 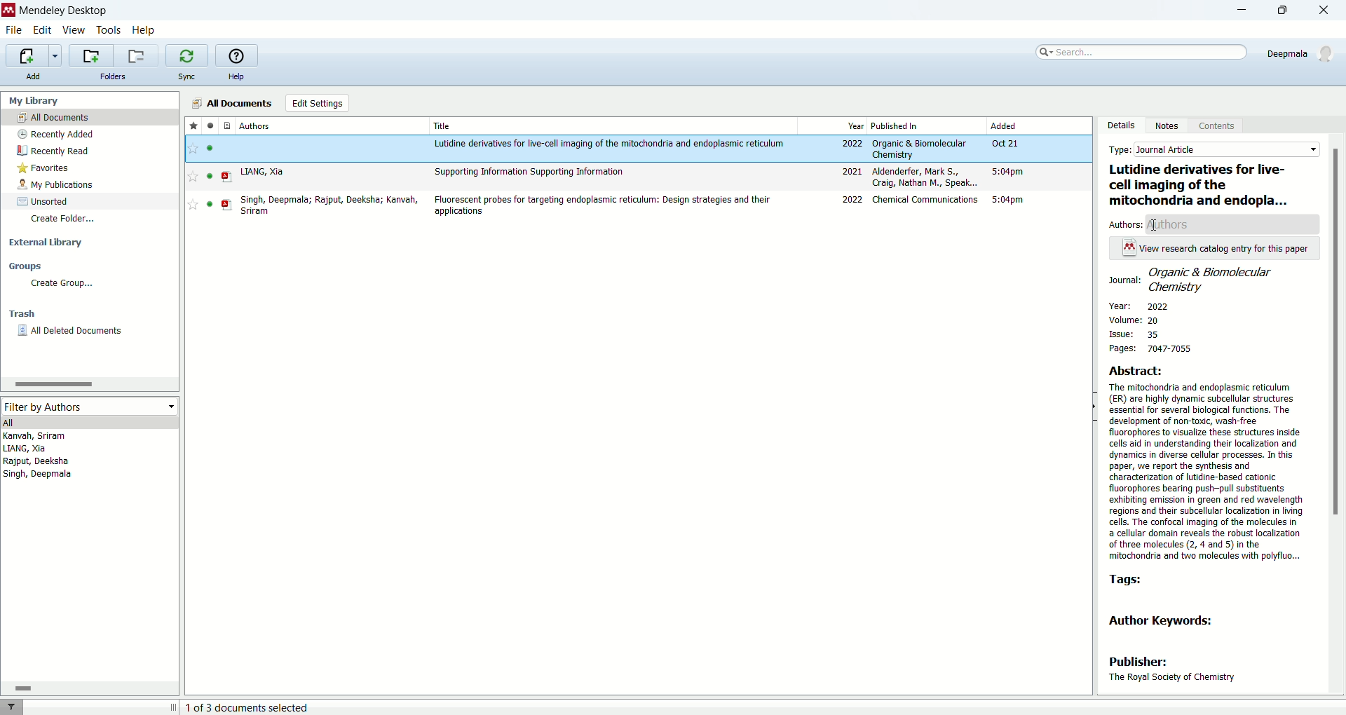 I want to click on documents type, so click(x=227, y=125).